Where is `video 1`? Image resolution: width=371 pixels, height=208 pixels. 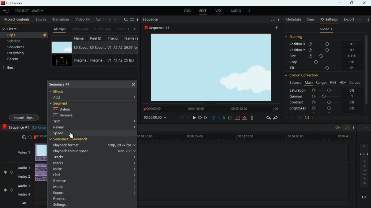 video 1 is located at coordinates (24, 152).